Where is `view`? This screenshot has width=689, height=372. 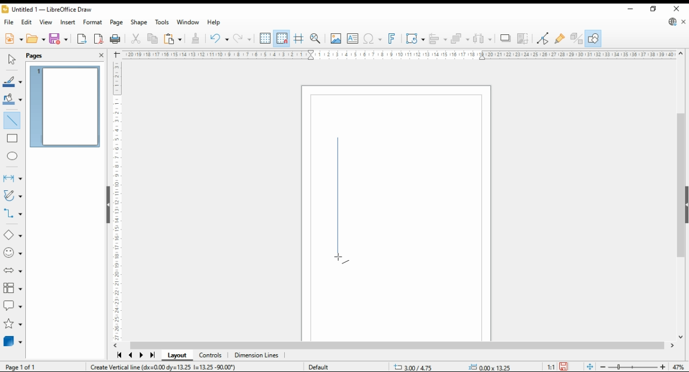
view is located at coordinates (46, 22).